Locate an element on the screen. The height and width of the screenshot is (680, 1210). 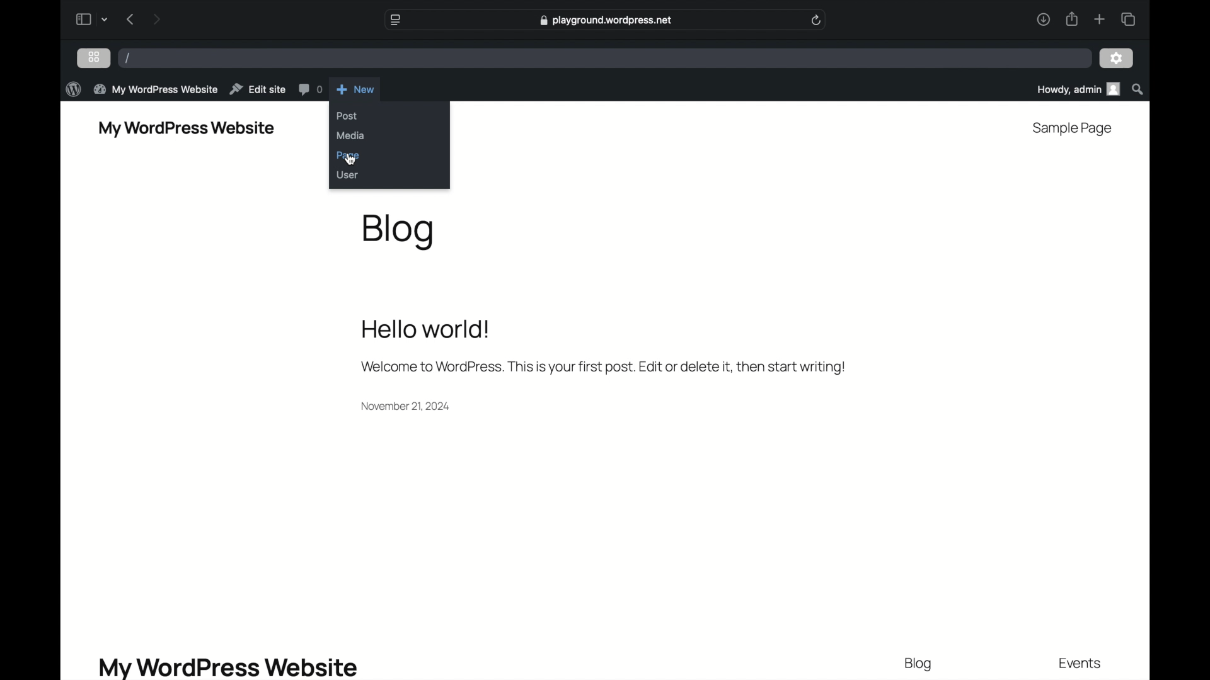
new is located at coordinates (355, 89).